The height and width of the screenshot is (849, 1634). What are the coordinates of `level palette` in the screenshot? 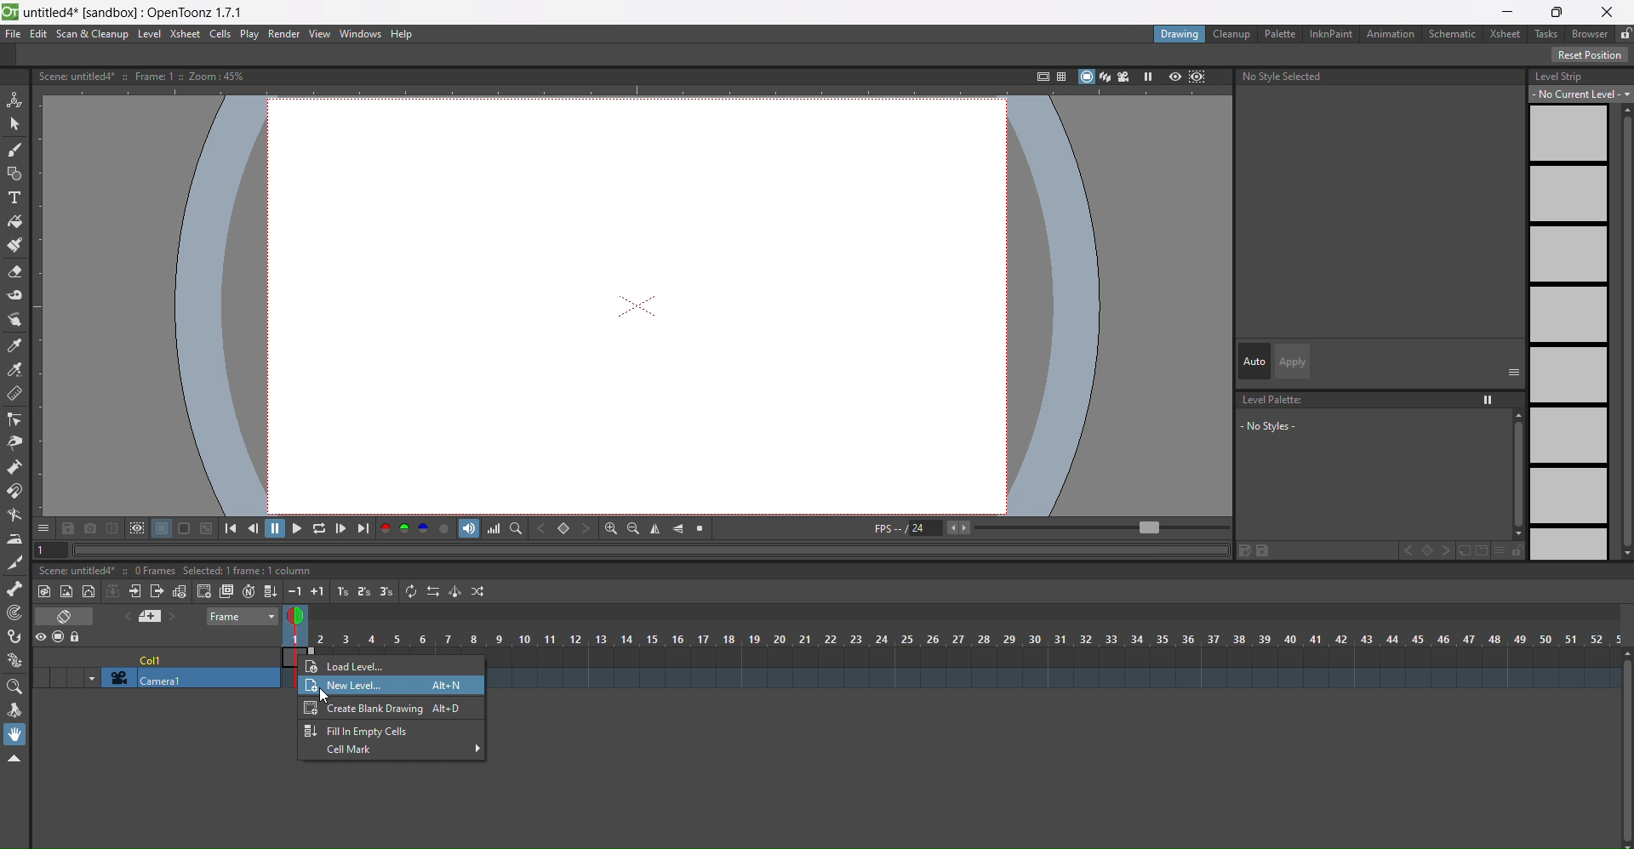 It's located at (1275, 400).